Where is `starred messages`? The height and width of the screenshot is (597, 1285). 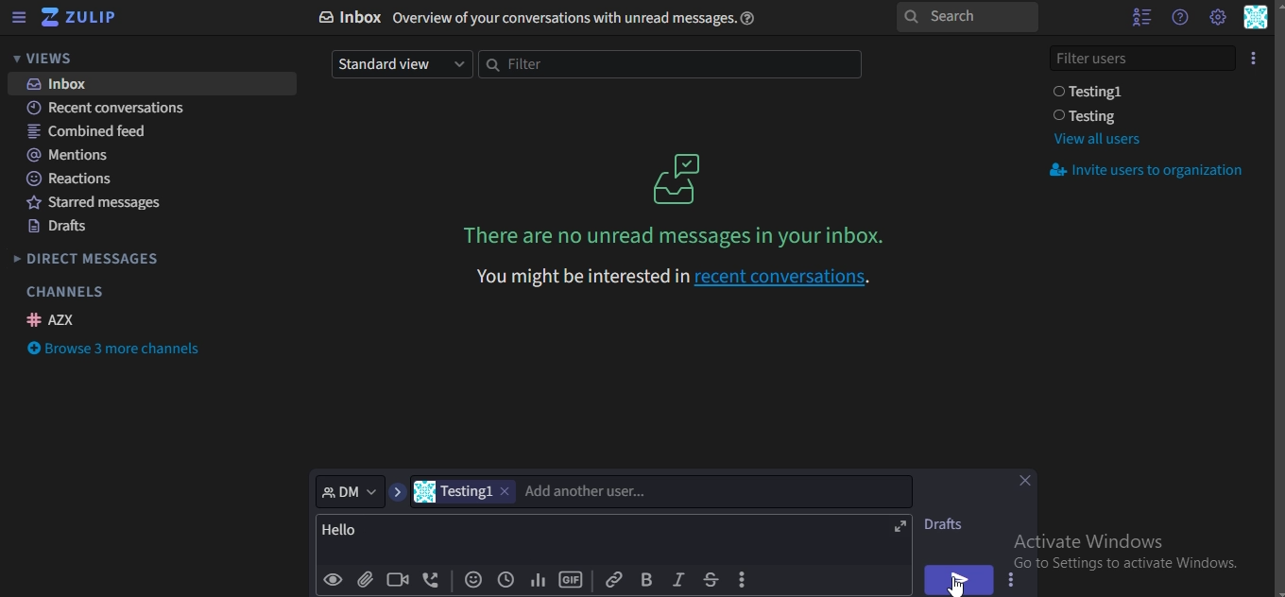 starred messages is located at coordinates (102, 205).